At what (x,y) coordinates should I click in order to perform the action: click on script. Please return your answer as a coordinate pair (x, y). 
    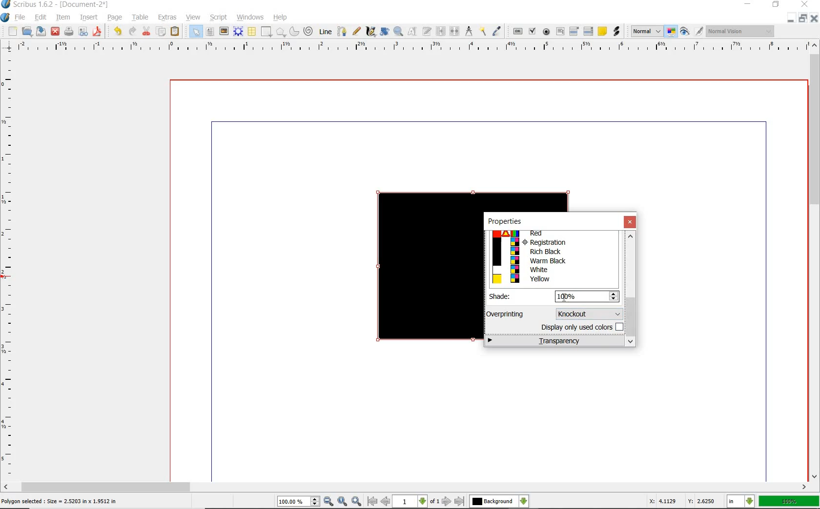
    Looking at the image, I should click on (219, 18).